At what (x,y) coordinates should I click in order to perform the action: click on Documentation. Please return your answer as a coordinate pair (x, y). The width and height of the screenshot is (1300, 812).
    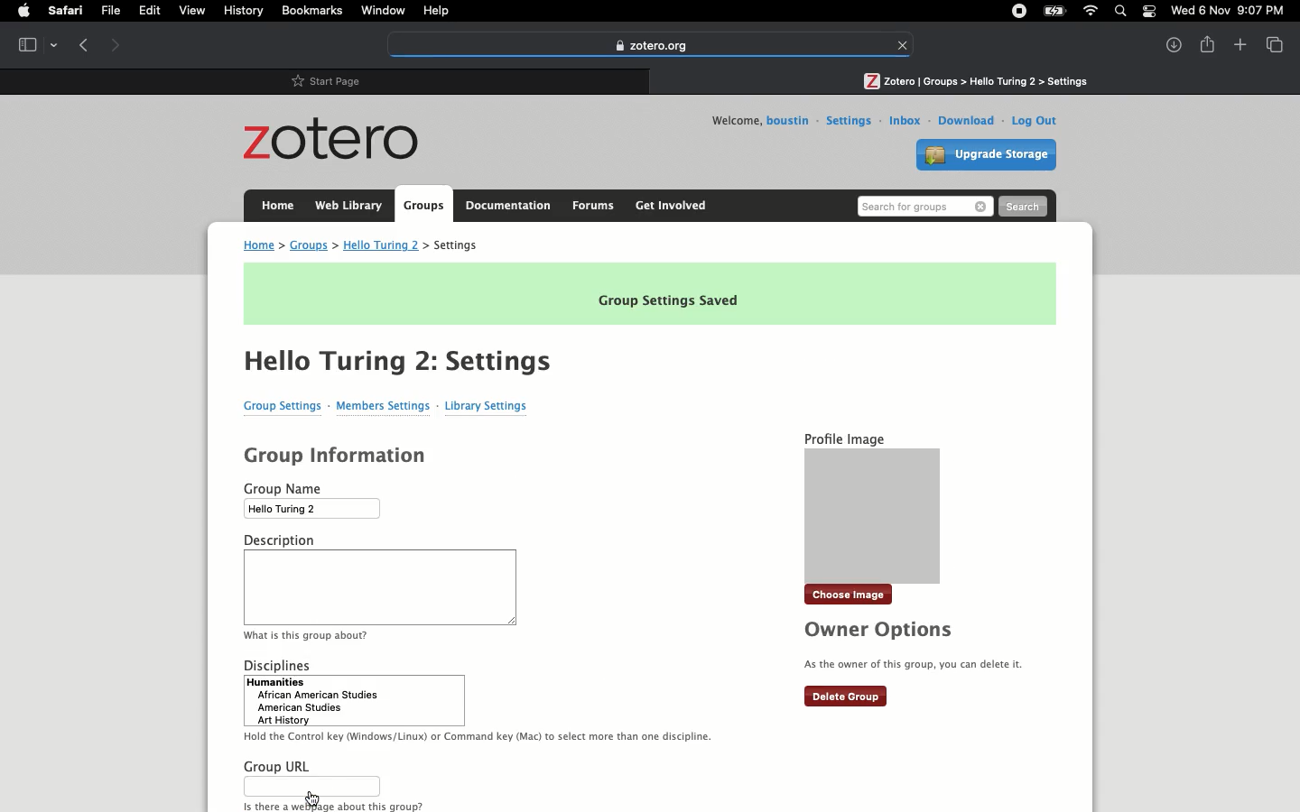
    Looking at the image, I should click on (508, 206).